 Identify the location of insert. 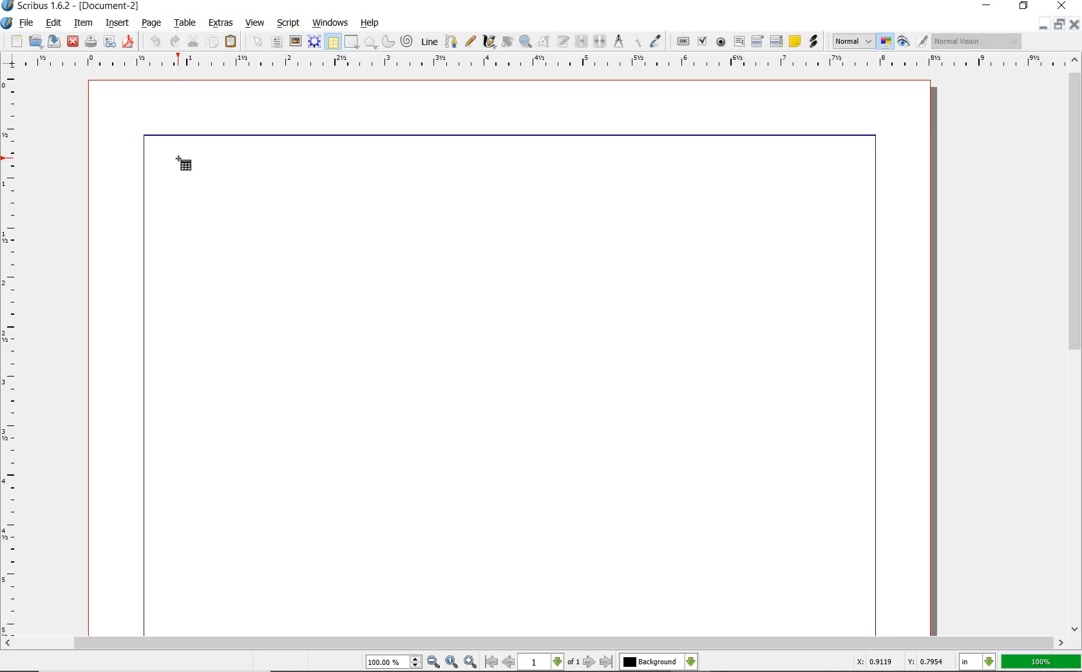
(120, 24).